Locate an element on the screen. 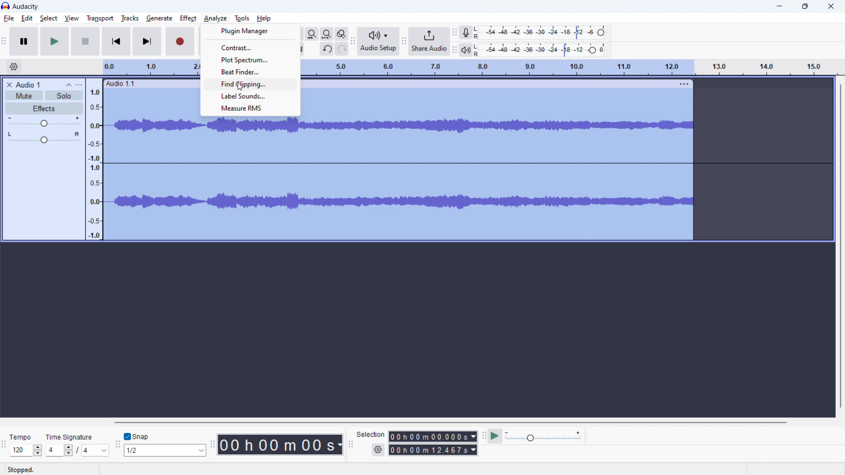  select snapping is located at coordinates (166, 450).